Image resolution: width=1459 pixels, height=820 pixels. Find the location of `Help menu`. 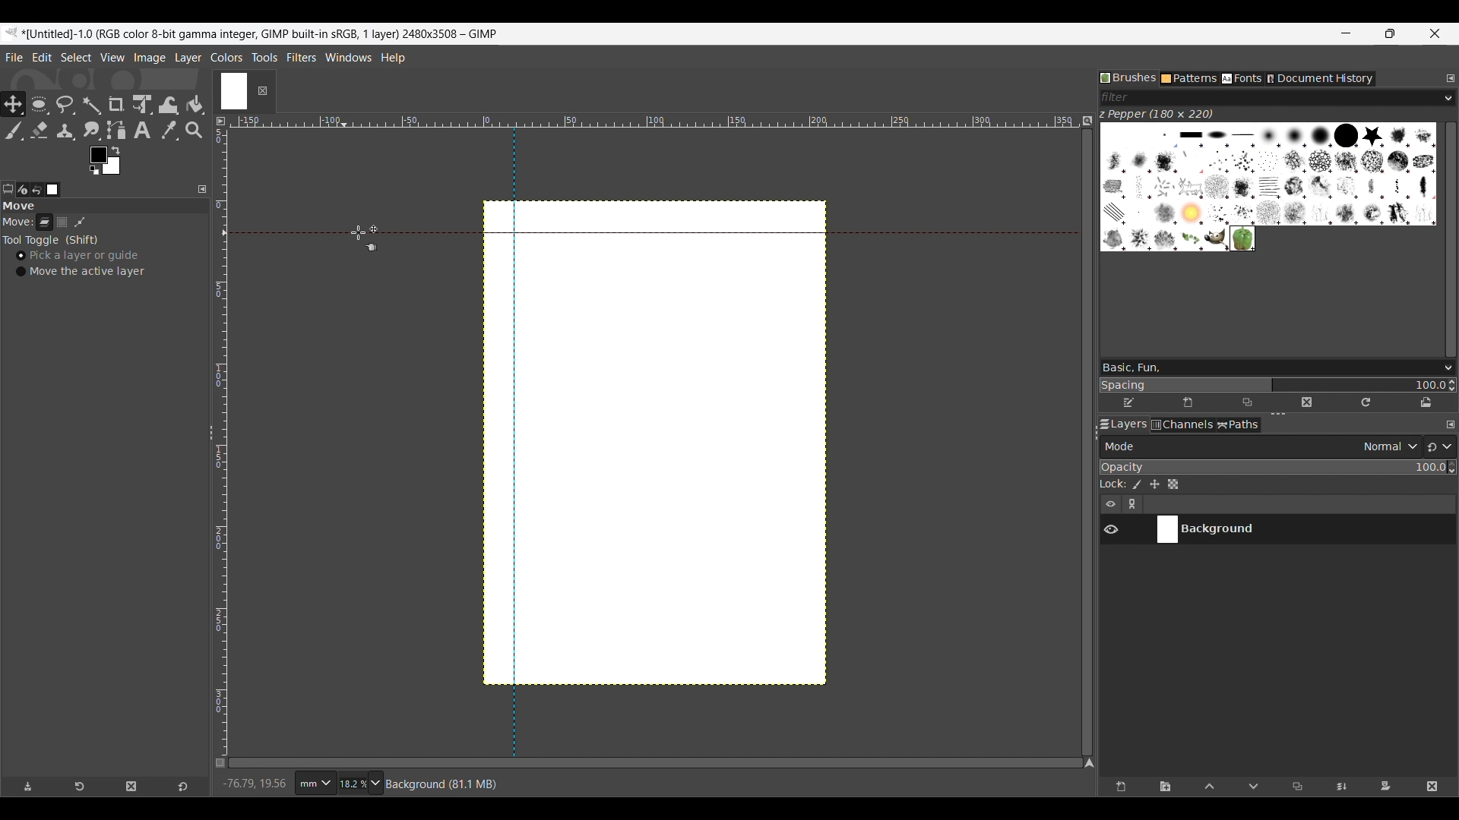

Help menu is located at coordinates (392, 57).